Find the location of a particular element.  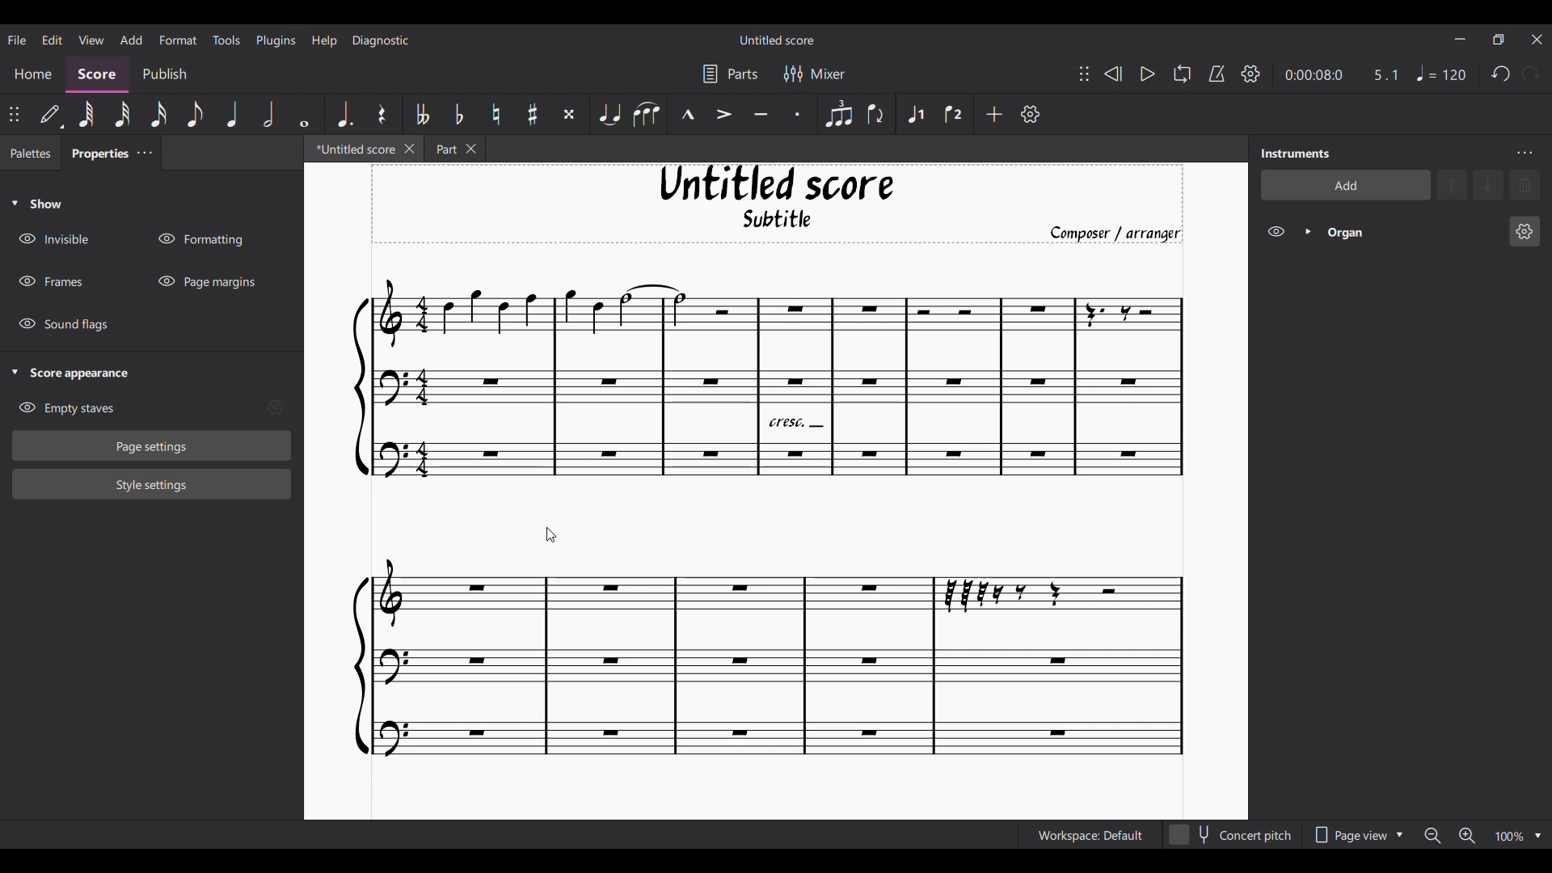

Metronome is located at coordinates (1217, 74).